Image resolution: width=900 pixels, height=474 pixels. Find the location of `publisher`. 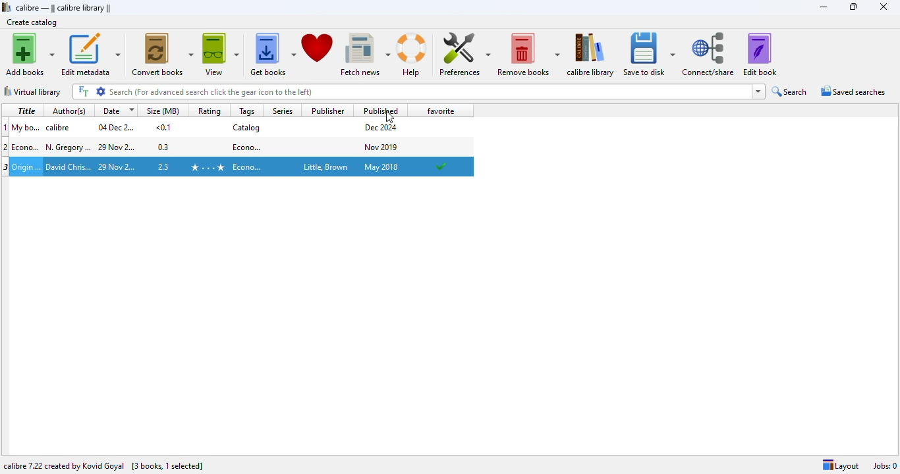

publisher is located at coordinates (325, 167).